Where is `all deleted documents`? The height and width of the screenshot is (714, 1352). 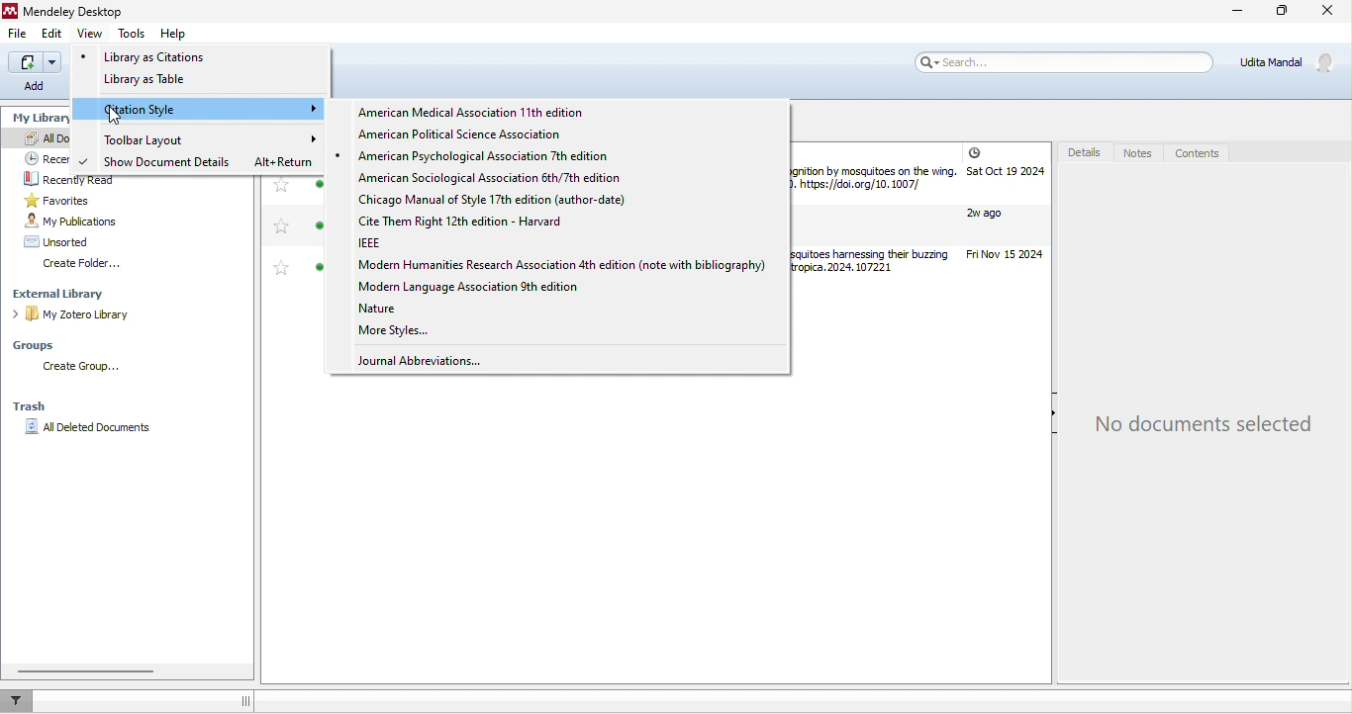
all deleted documents is located at coordinates (92, 432).